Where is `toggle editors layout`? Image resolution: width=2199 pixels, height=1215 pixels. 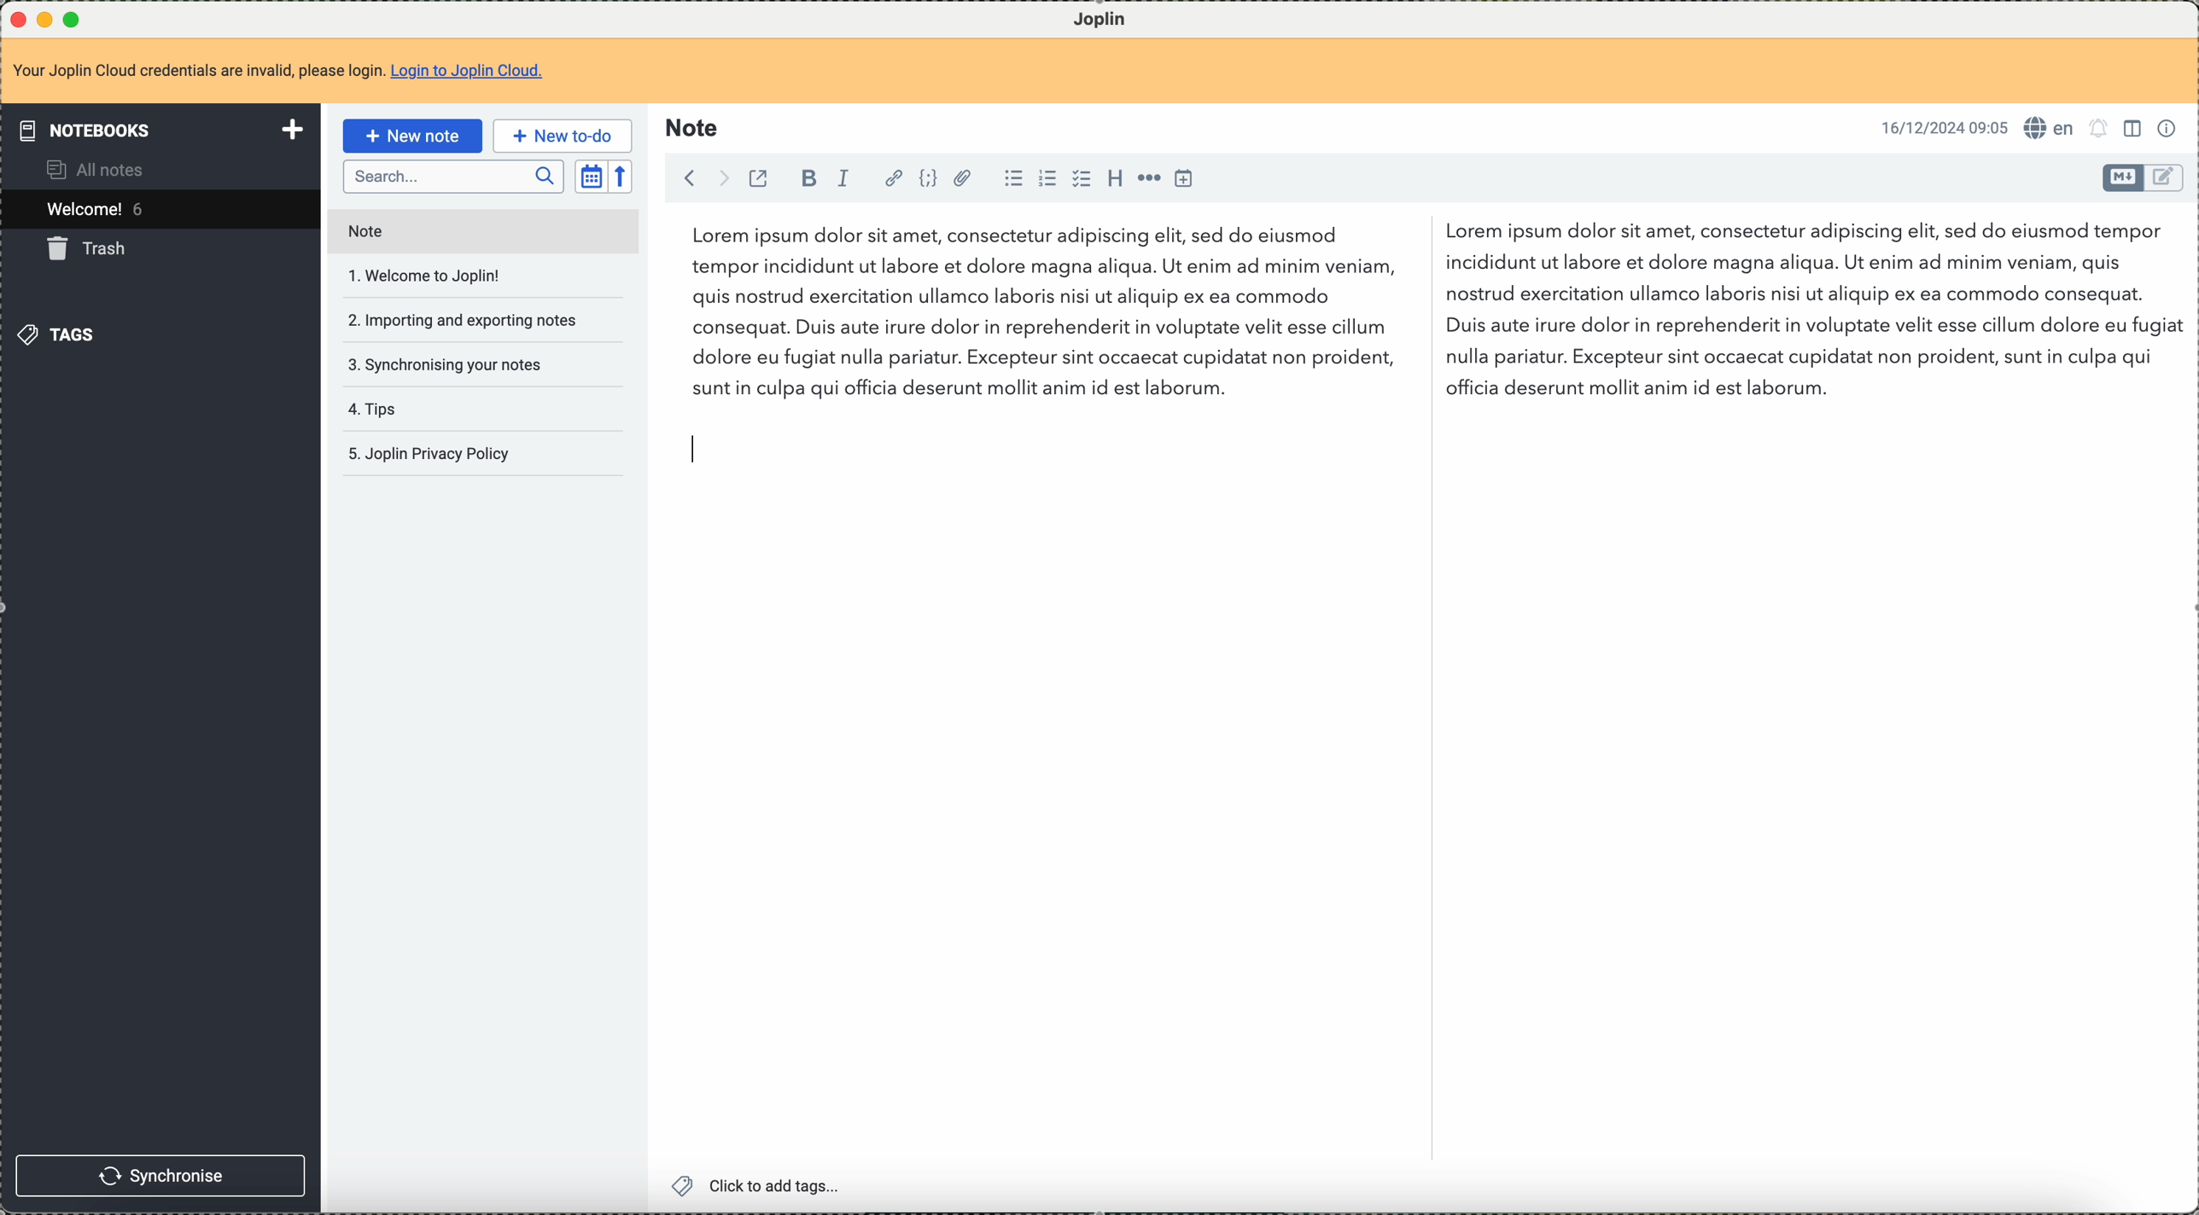
toggle editors layout is located at coordinates (2136, 130).